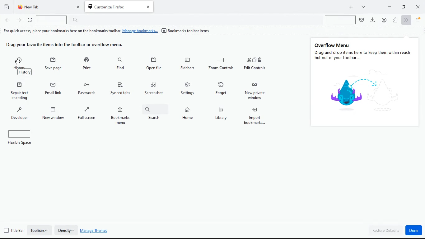 This screenshot has height=239, width=425. What do you see at coordinates (40, 230) in the screenshot?
I see `toolbars` at bounding box center [40, 230].